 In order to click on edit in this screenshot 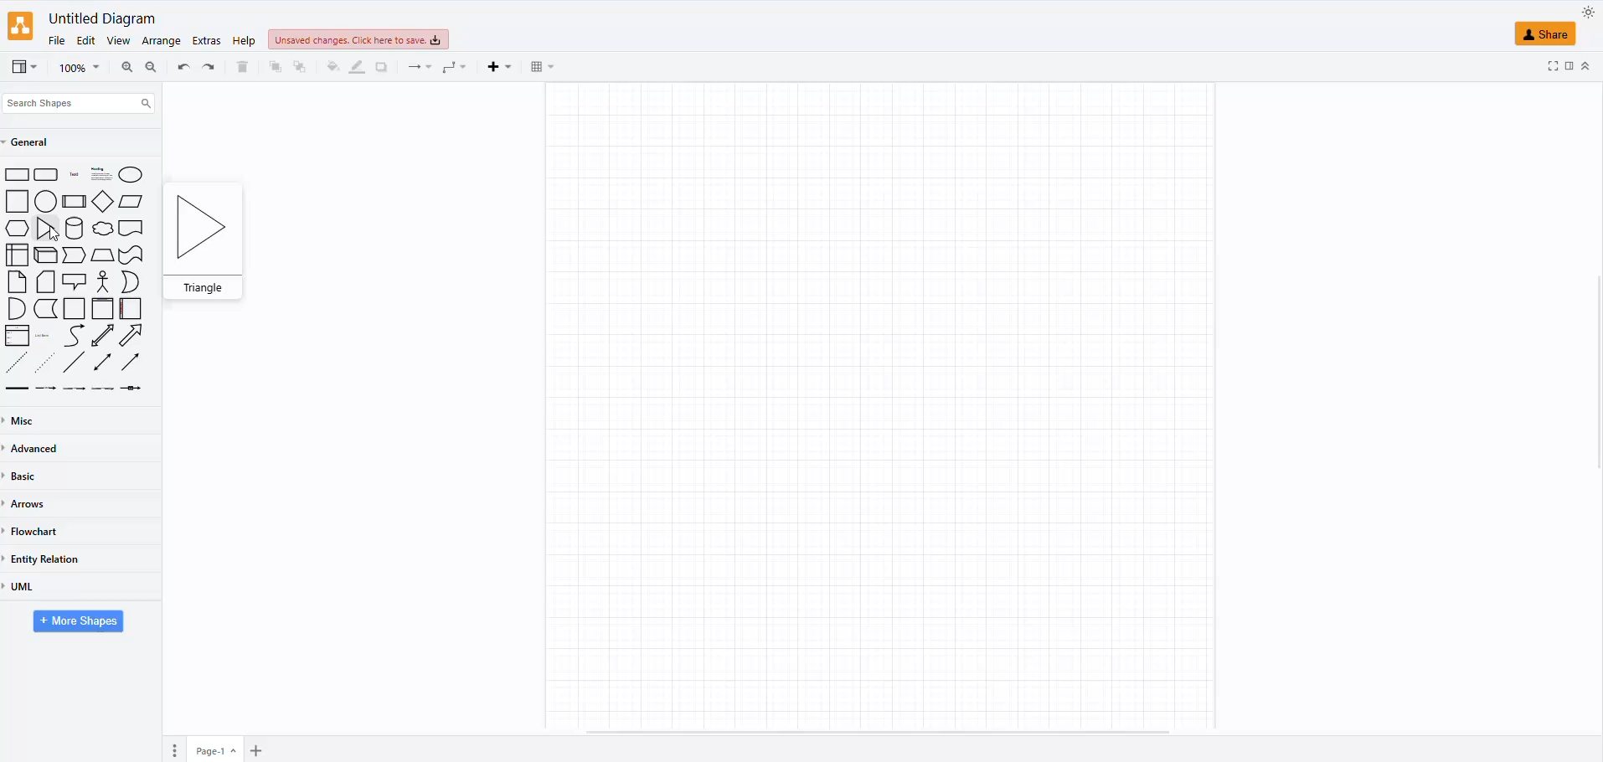, I will do `click(85, 39)`.